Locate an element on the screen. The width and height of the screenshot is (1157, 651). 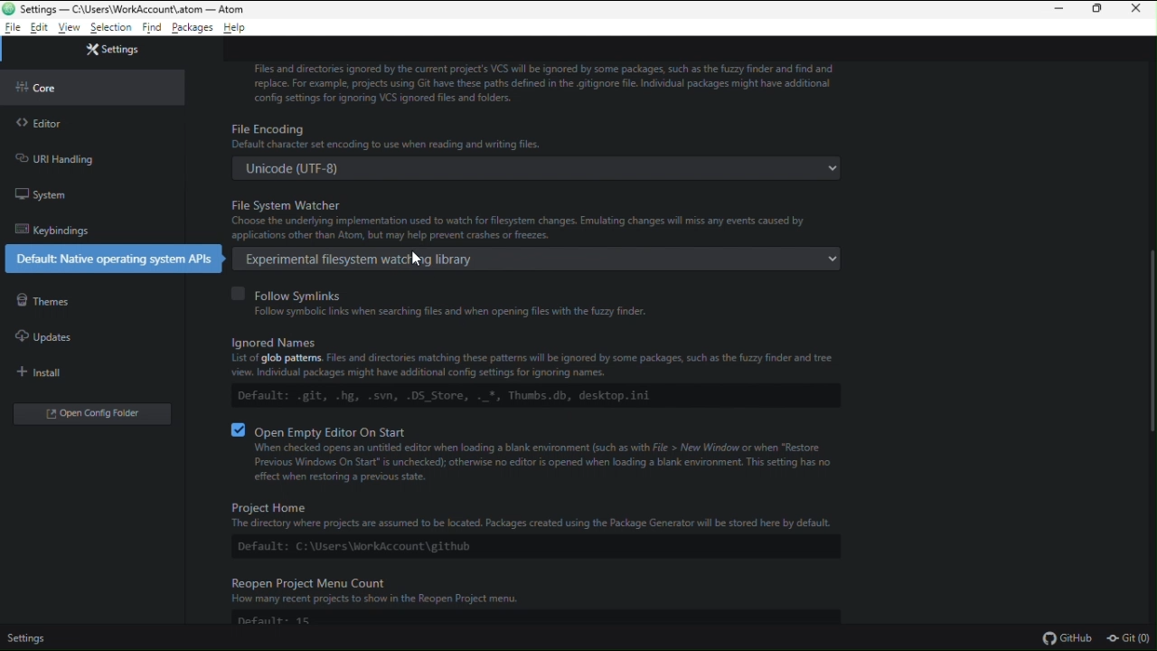
find is located at coordinates (151, 29).